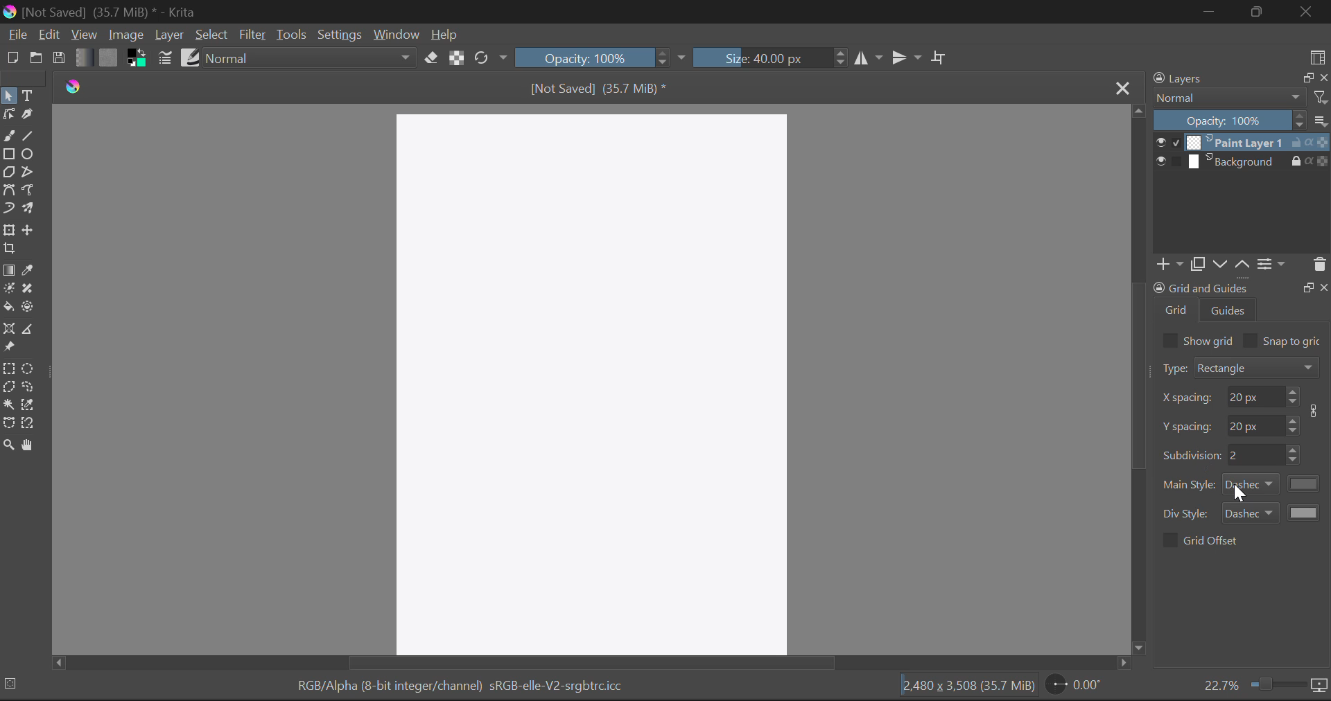 The image size is (1331, 701). What do you see at coordinates (589, 662) in the screenshot?
I see `Scroll Bar` at bounding box center [589, 662].